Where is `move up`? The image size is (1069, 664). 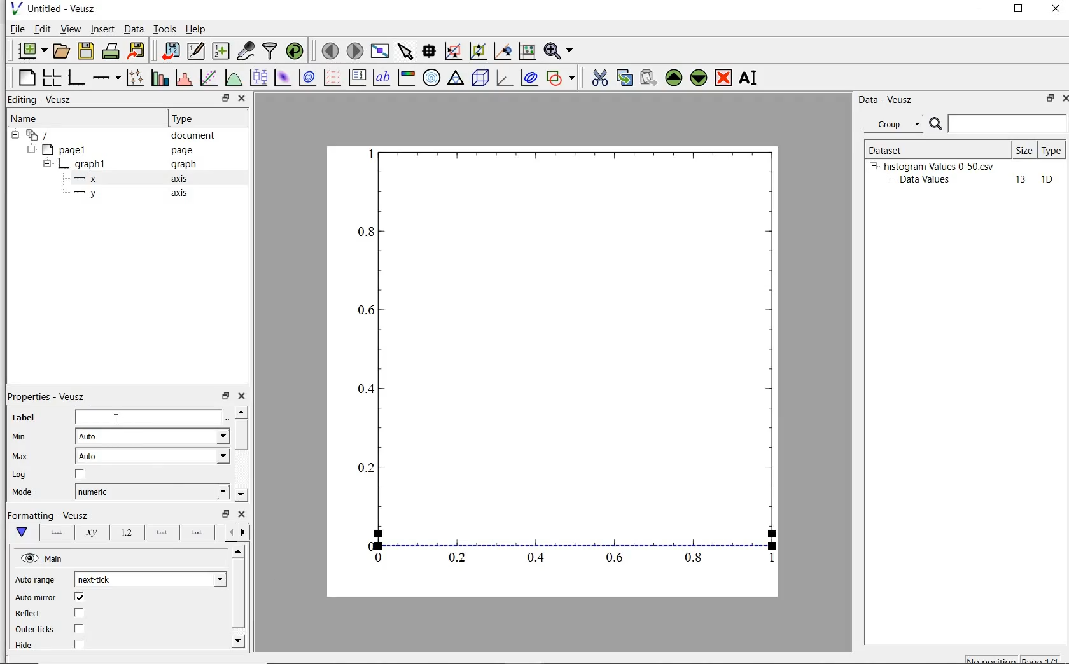 move up is located at coordinates (239, 551).